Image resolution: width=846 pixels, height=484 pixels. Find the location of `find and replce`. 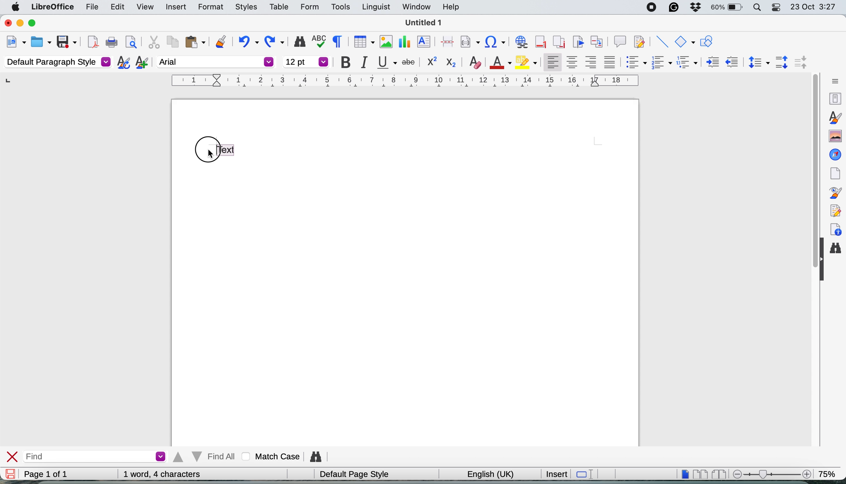

find and replce is located at coordinates (314, 457).